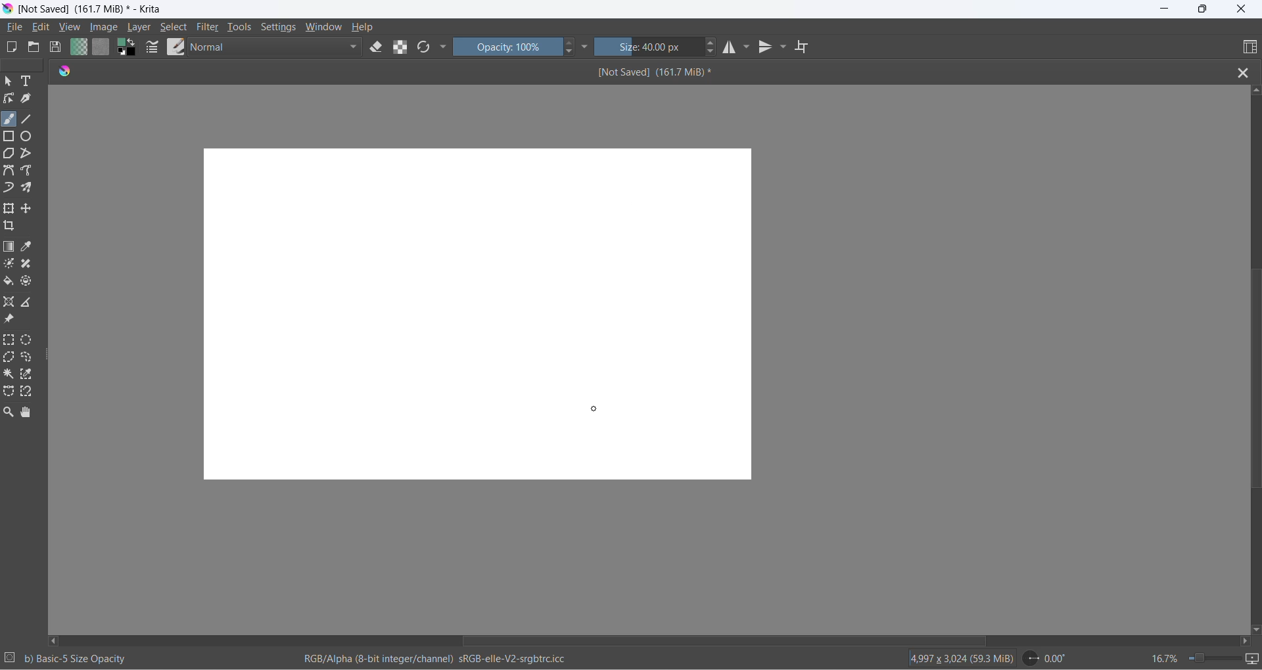  Describe the element at coordinates (1255, 89) in the screenshot. I see `scroll up button` at that location.